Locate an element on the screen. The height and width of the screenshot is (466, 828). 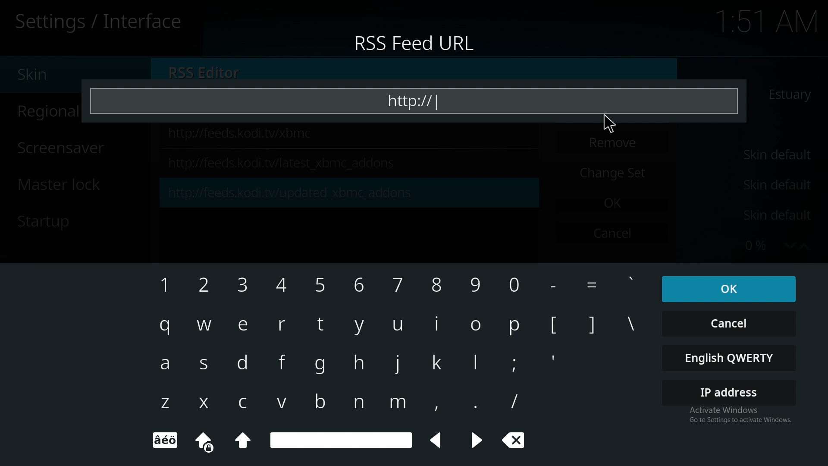
2 is located at coordinates (210, 287).